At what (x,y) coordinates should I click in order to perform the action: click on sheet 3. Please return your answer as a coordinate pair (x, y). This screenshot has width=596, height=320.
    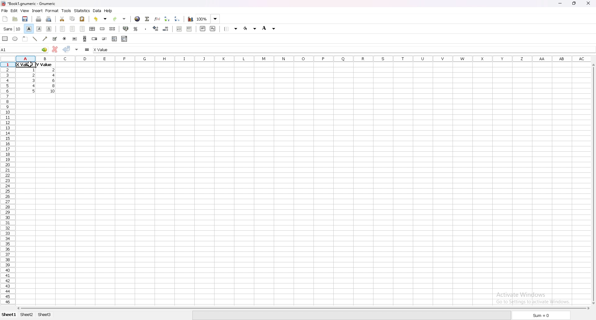
    Looking at the image, I should click on (45, 315).